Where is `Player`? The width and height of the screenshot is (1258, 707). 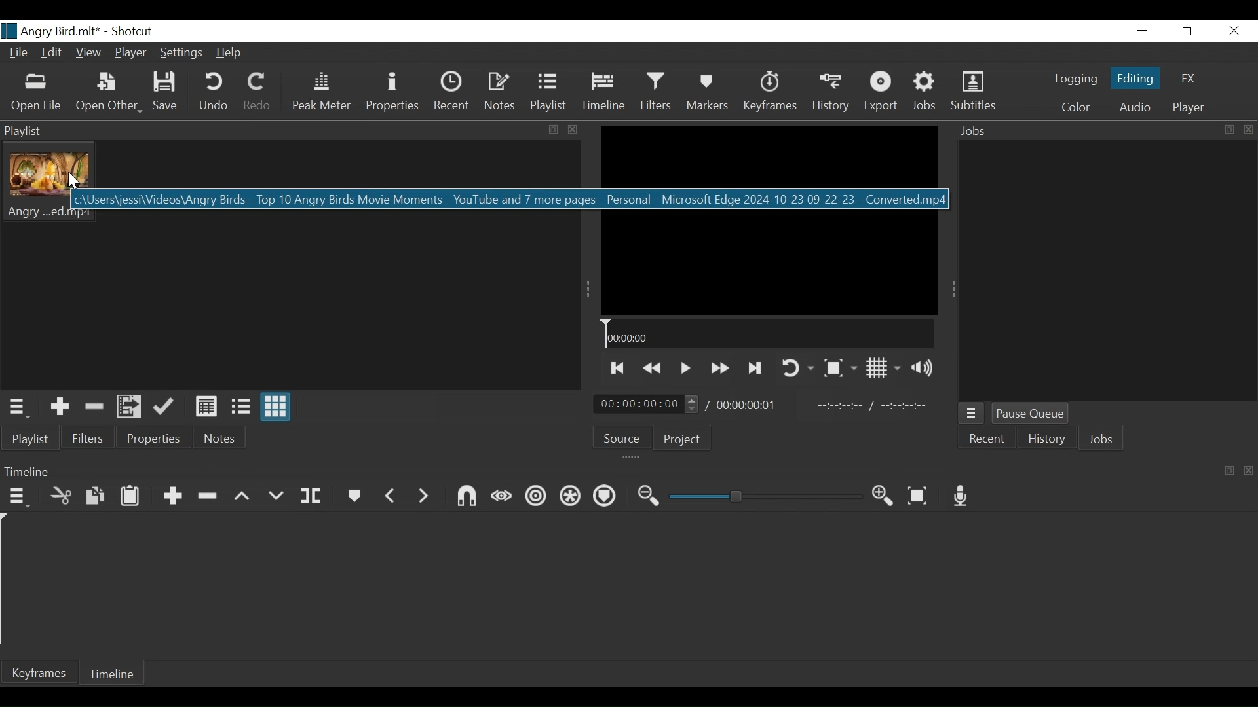 Player is located at coordinates (130, 53).